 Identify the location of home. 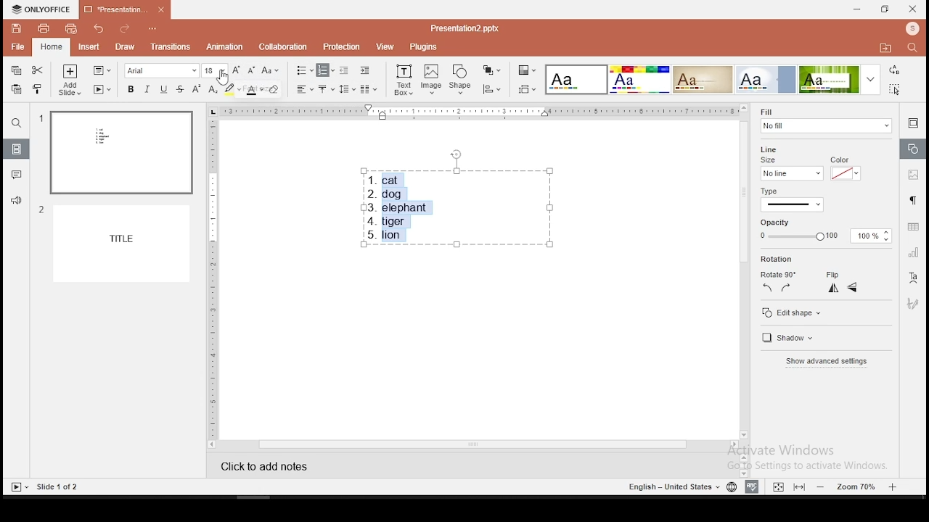
(50, 45).